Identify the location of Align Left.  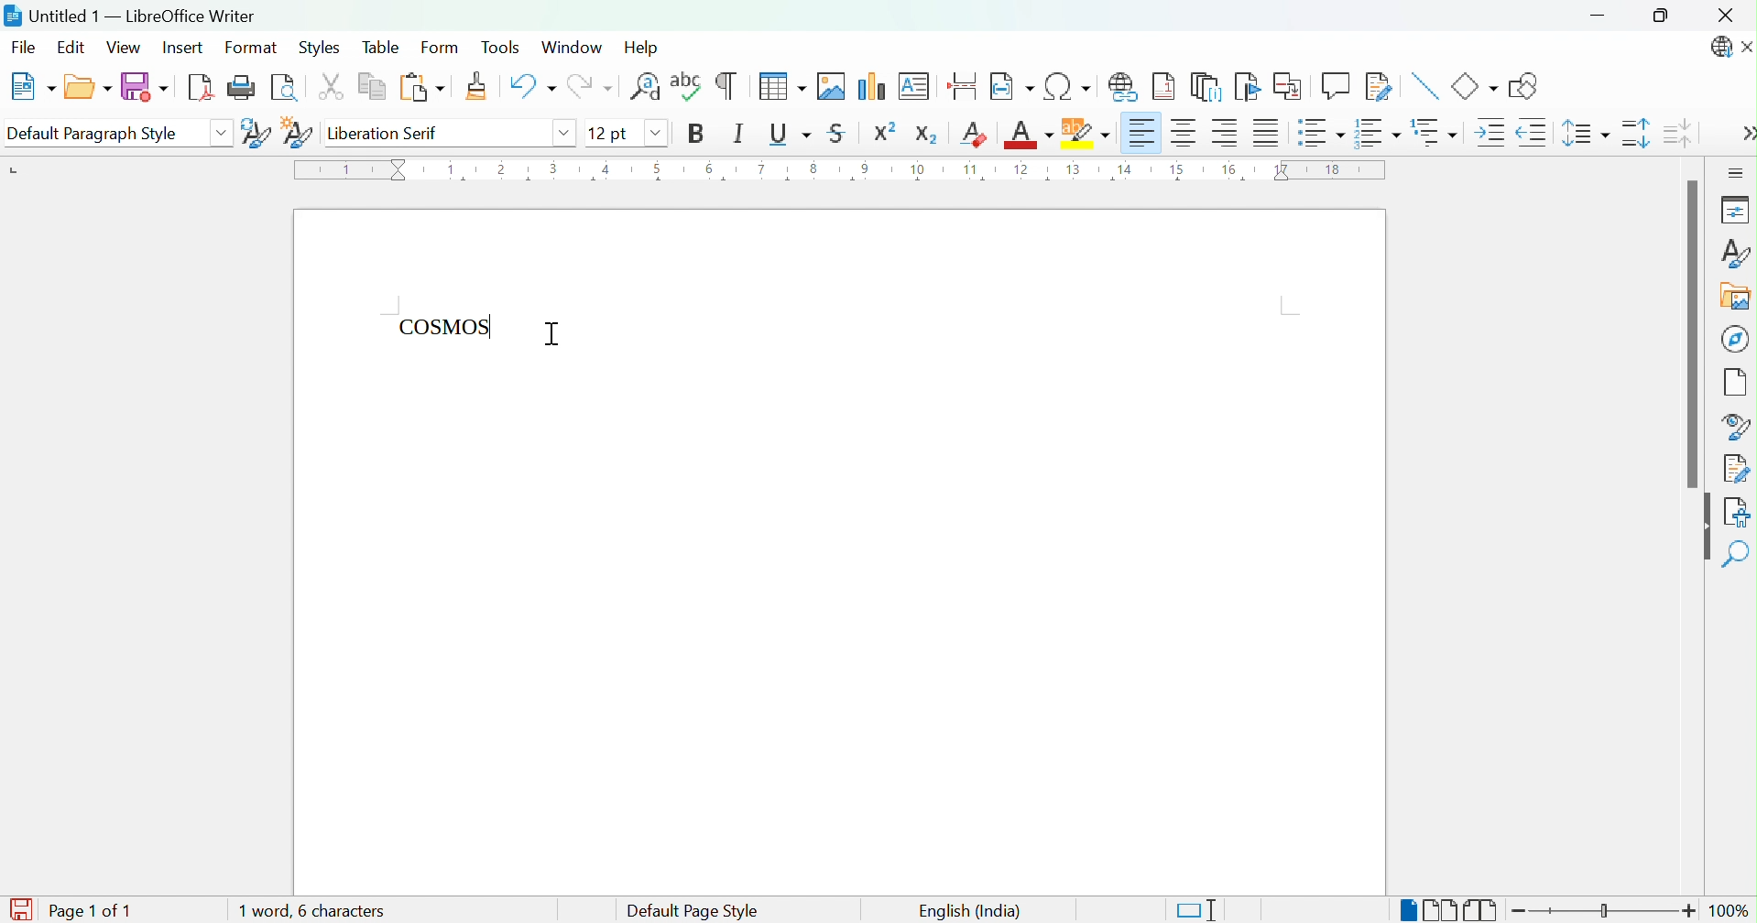
(1141, 133).